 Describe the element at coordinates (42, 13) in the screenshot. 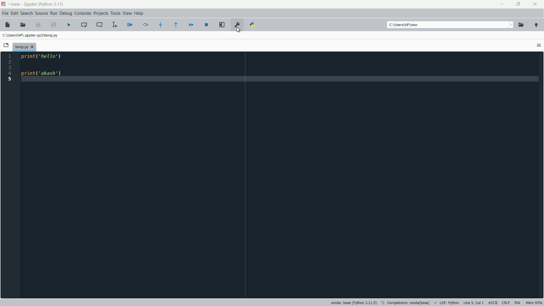

I see `source menu` at that location.